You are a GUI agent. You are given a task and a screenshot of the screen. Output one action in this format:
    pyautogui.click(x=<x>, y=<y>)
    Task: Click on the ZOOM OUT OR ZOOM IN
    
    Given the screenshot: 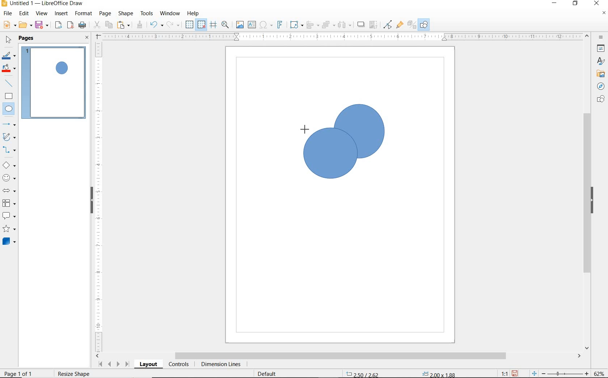 What is the action you would take?
    pyautogui.click(x=560, y=374)
    